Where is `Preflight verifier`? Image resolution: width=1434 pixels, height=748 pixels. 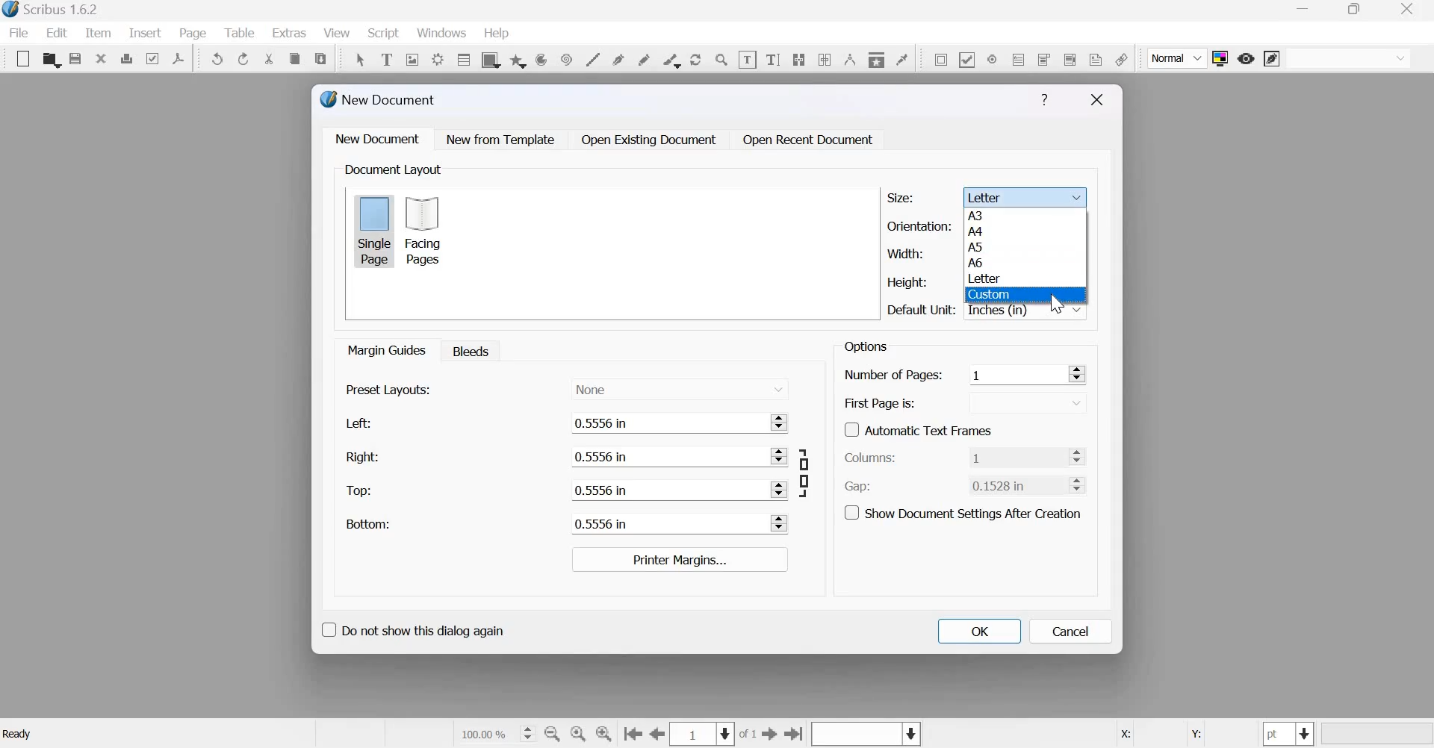 Preflight verifier is located at coordinates (152, 57).